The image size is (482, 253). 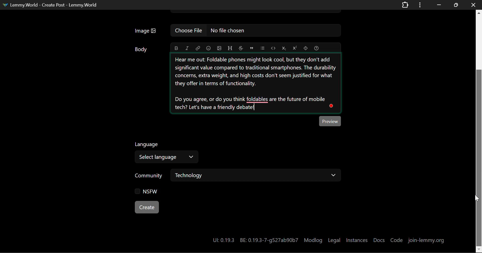 I want to click on Select Post Language, so click(x=166, y=153).